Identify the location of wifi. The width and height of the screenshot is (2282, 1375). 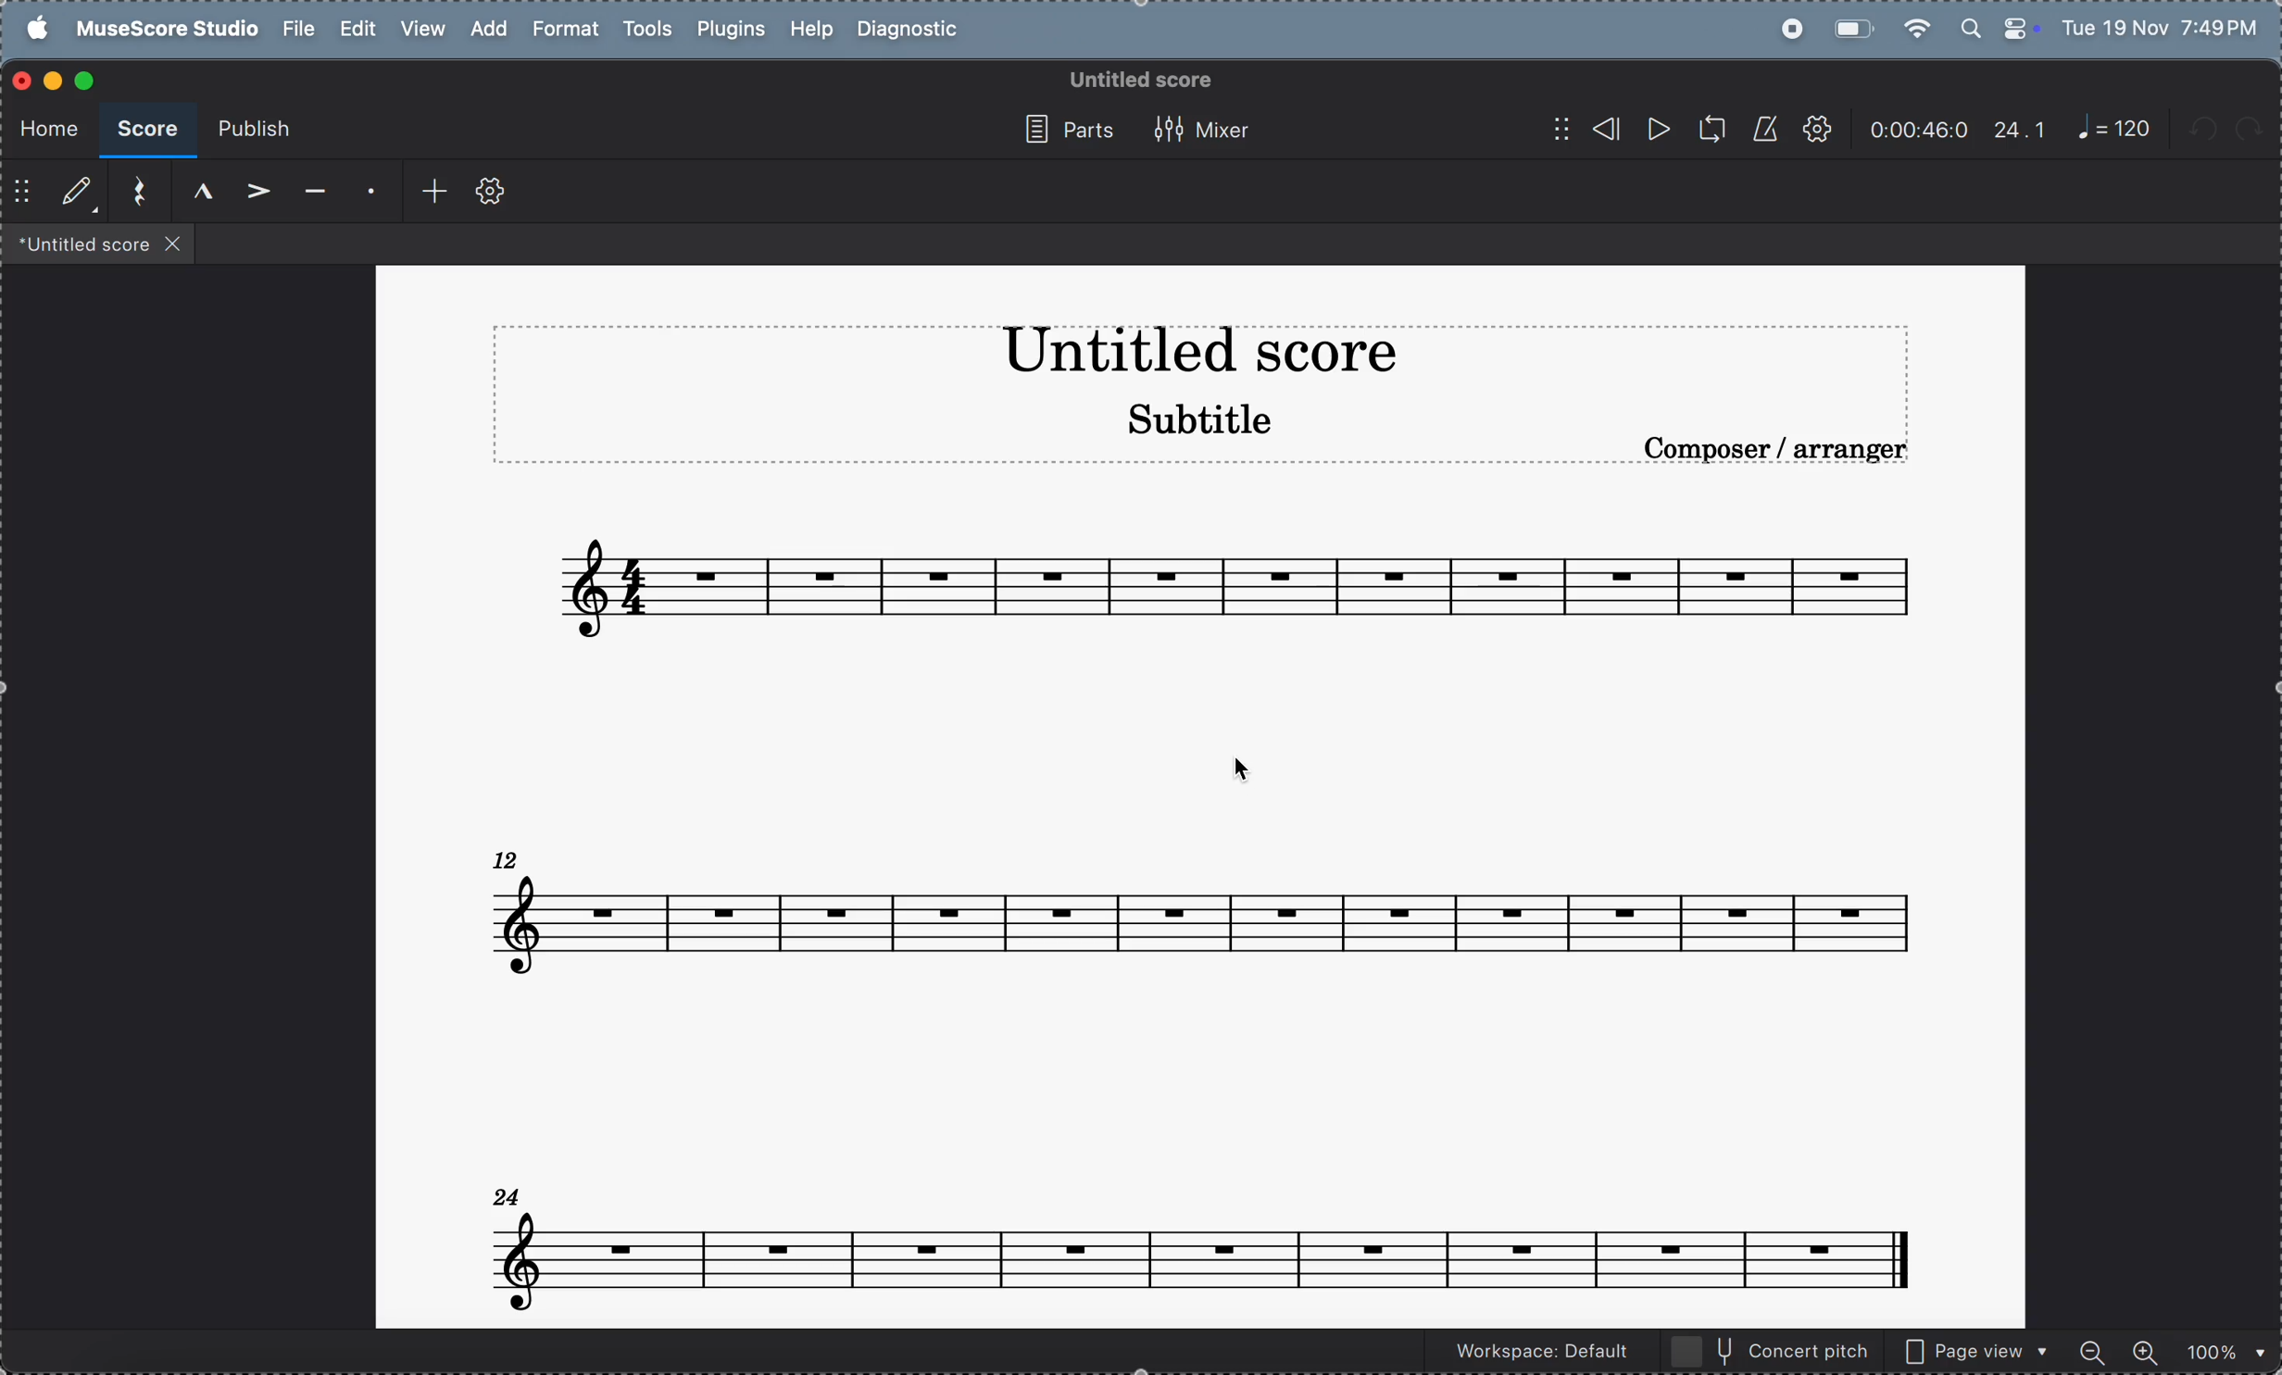
(1919, 28).